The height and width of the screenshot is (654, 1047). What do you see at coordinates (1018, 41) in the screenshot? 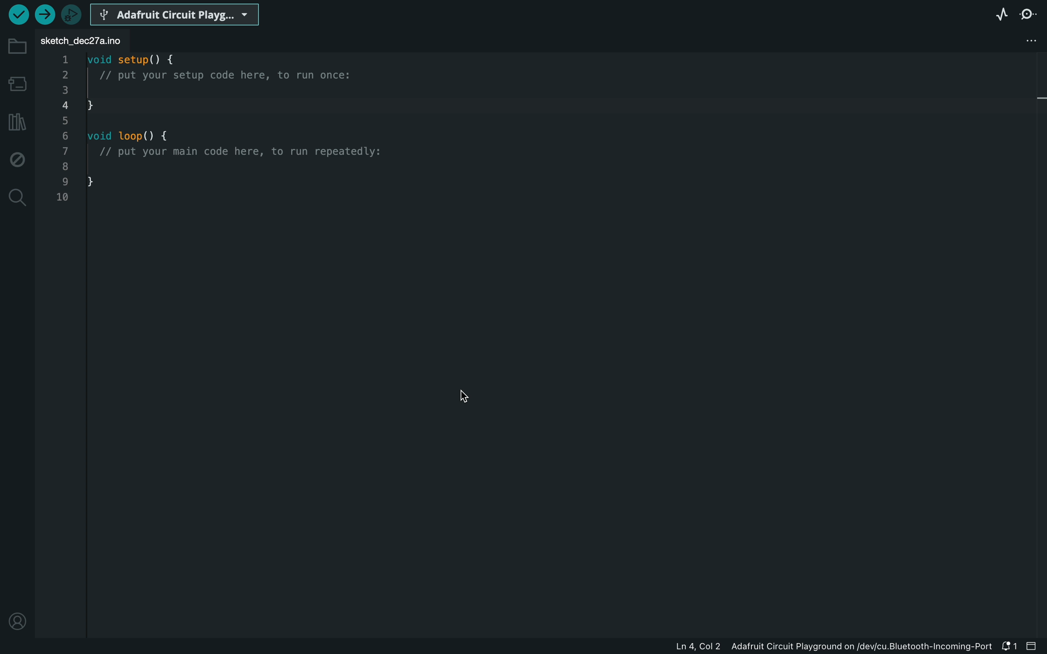
I see `file setting` at bounding box center [1018, 41].